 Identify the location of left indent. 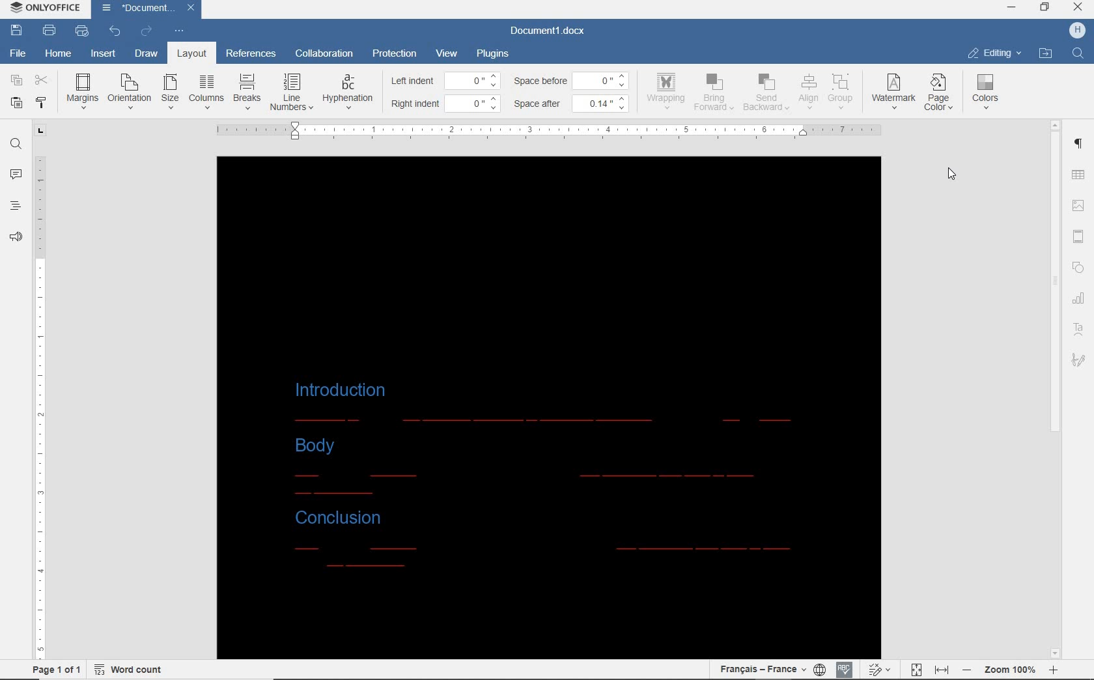
(412, 81).